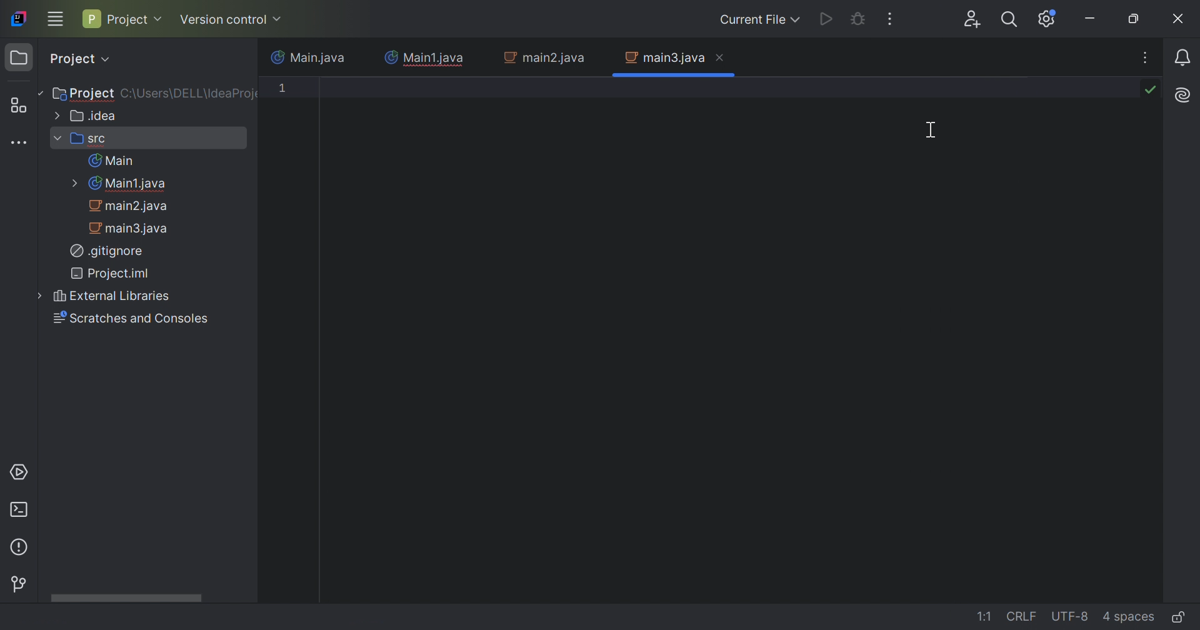 The image size is (1200, 630). Describe the element at coordinates (21, 18) in the screenshot. I see `IntelliJ IDEA icon` at that location.